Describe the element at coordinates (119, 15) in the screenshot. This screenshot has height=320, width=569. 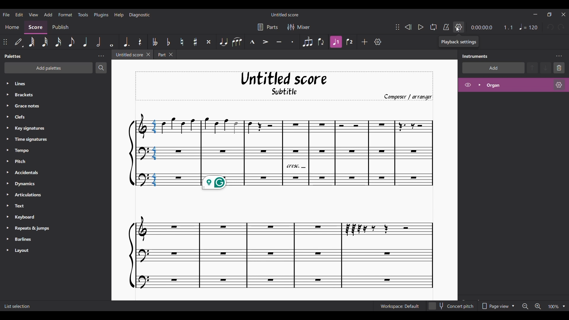
I see `Help menu` at that location.